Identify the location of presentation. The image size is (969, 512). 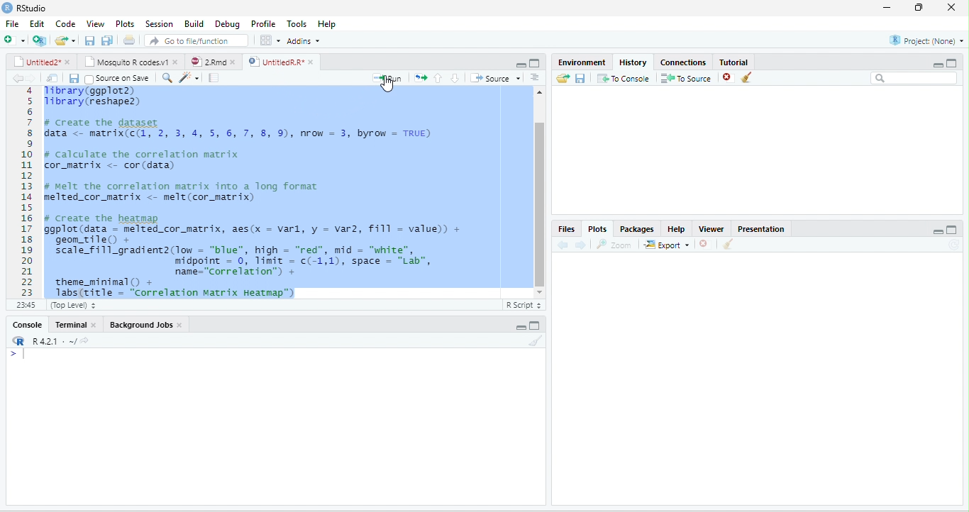
(764, 227).